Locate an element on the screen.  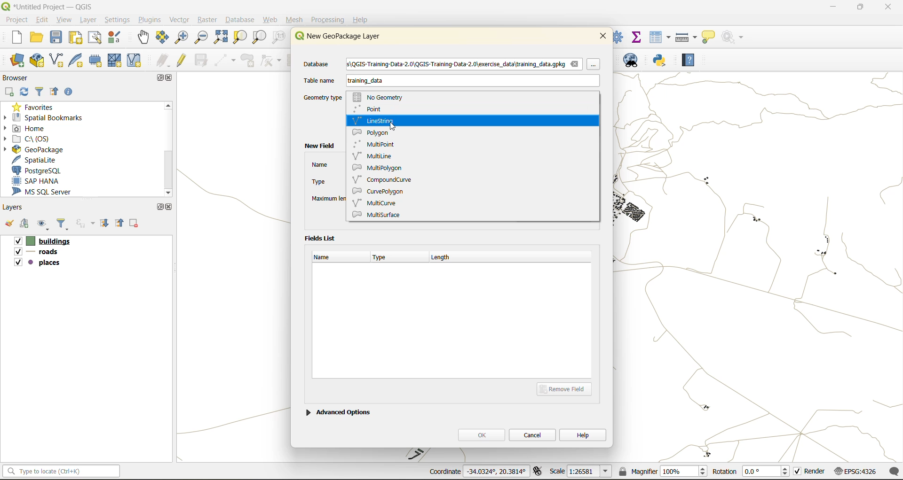
scale(1:26581) is located at coordinates (581, 471).